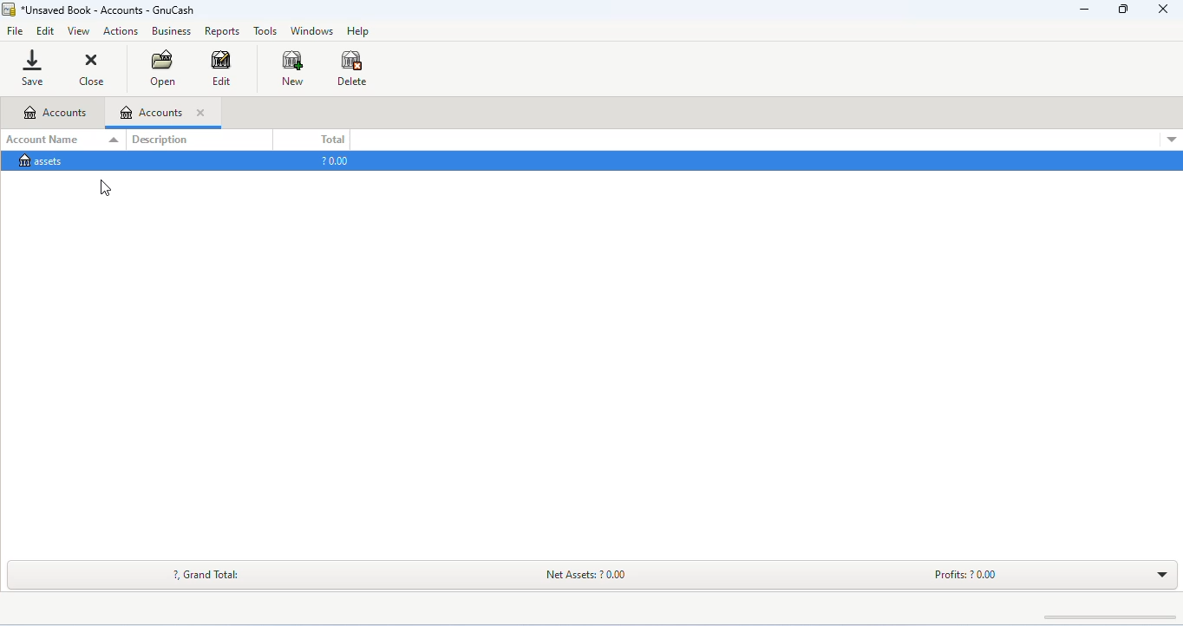  Describe the element at coordinates (591, 160) in the screenshot. I see `assets` at that location.